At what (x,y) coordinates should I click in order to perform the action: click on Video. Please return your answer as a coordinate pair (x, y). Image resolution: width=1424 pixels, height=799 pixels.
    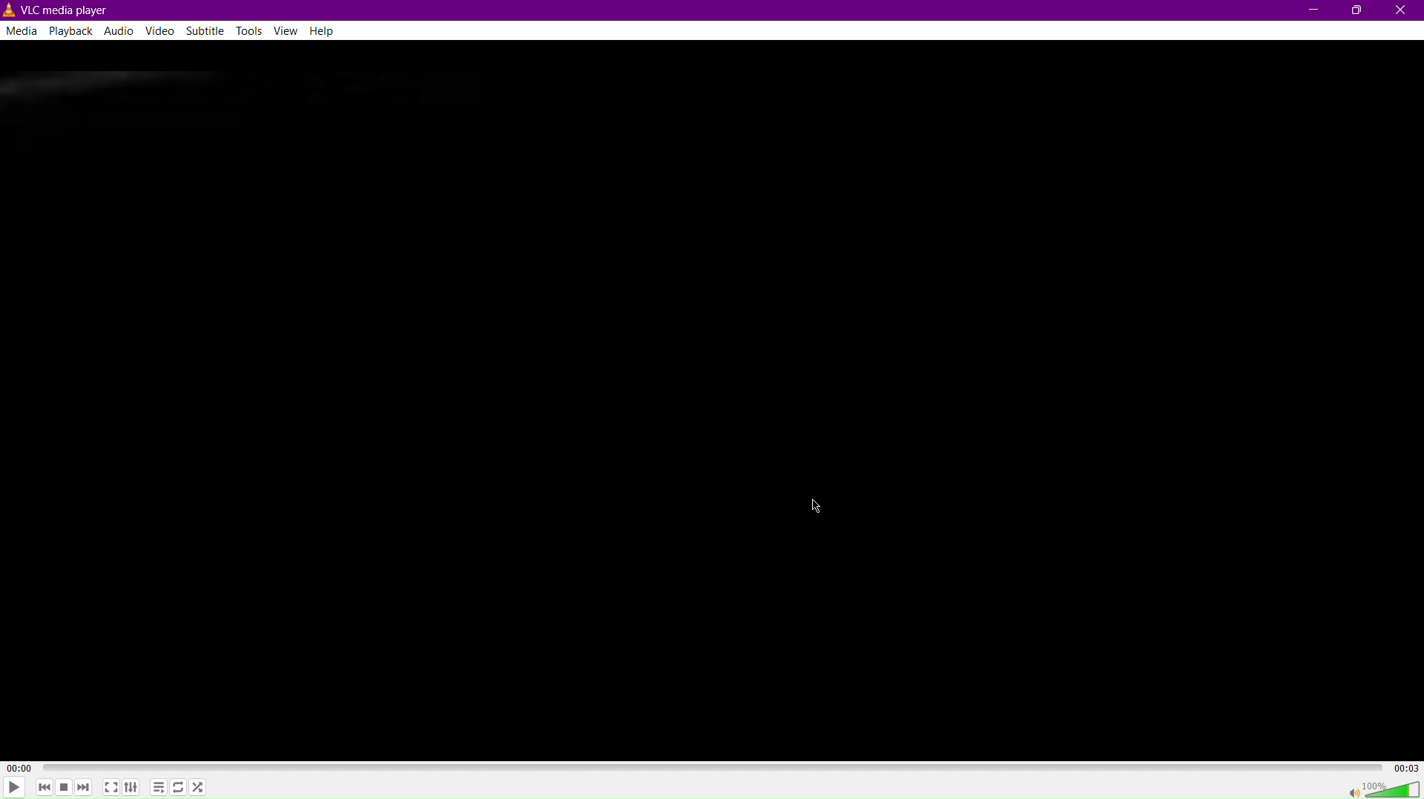
    Looking at the image, I should click on (159, 30).